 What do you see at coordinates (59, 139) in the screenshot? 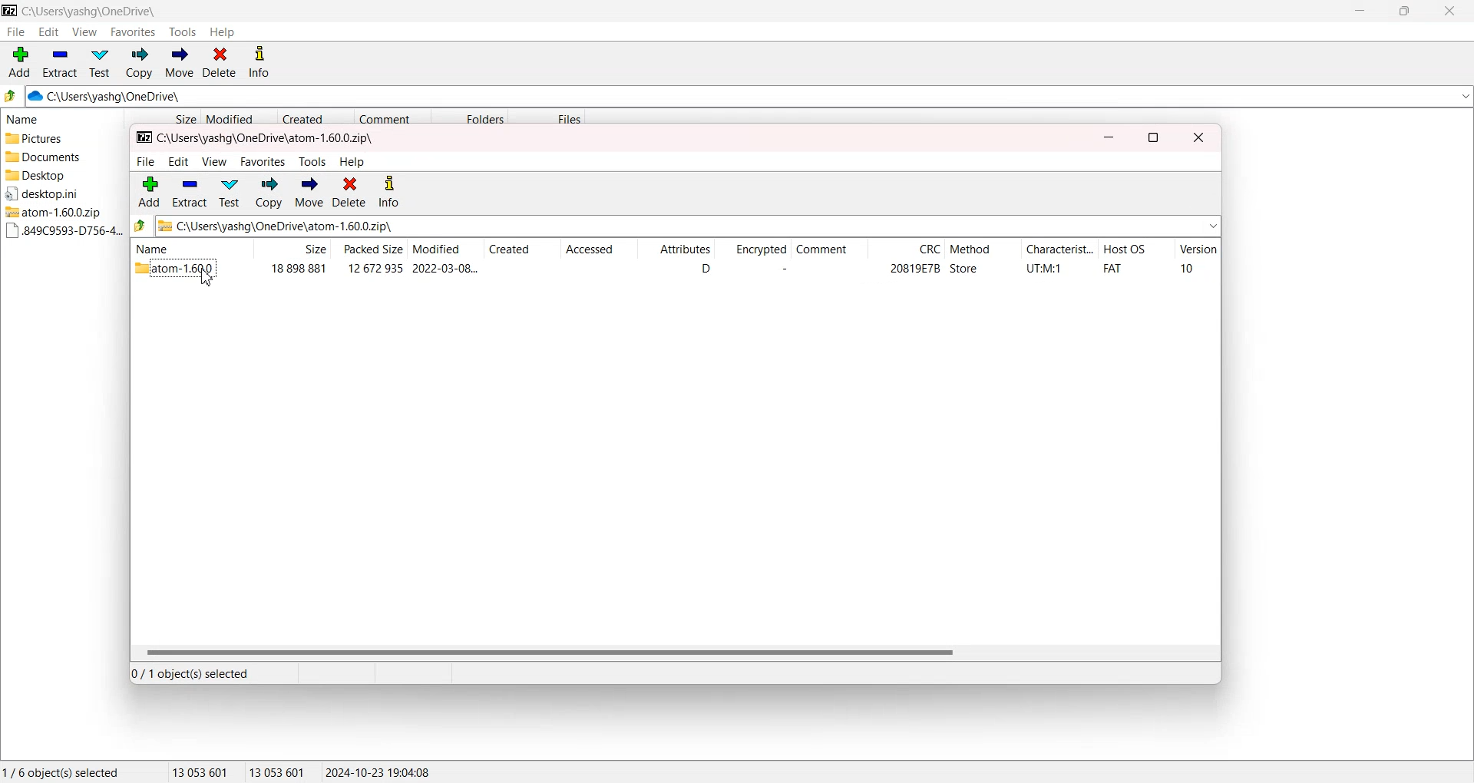
I see `Pictures file` at bounding box center [59, 139].